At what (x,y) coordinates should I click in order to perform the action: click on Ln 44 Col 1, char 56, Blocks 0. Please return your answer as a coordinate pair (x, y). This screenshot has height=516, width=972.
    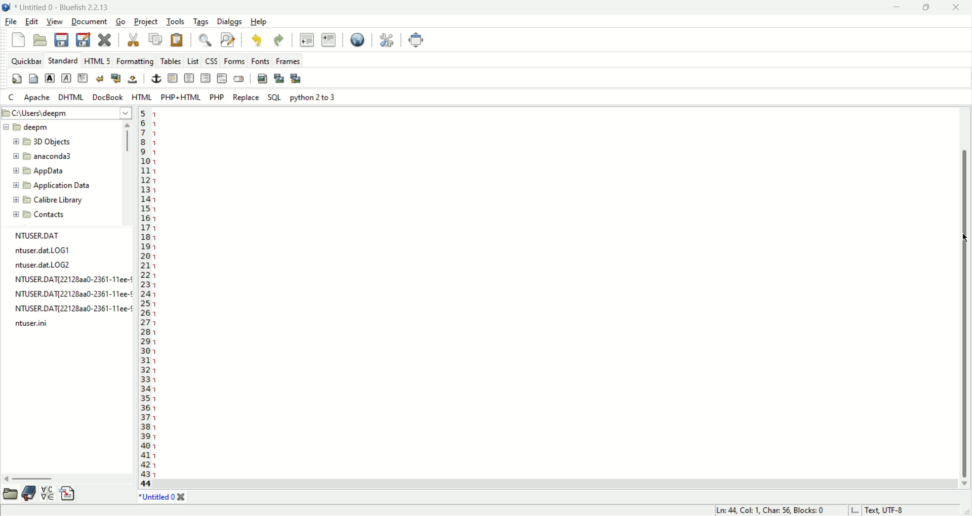
    Looking at the image, I should click on (768, 506).